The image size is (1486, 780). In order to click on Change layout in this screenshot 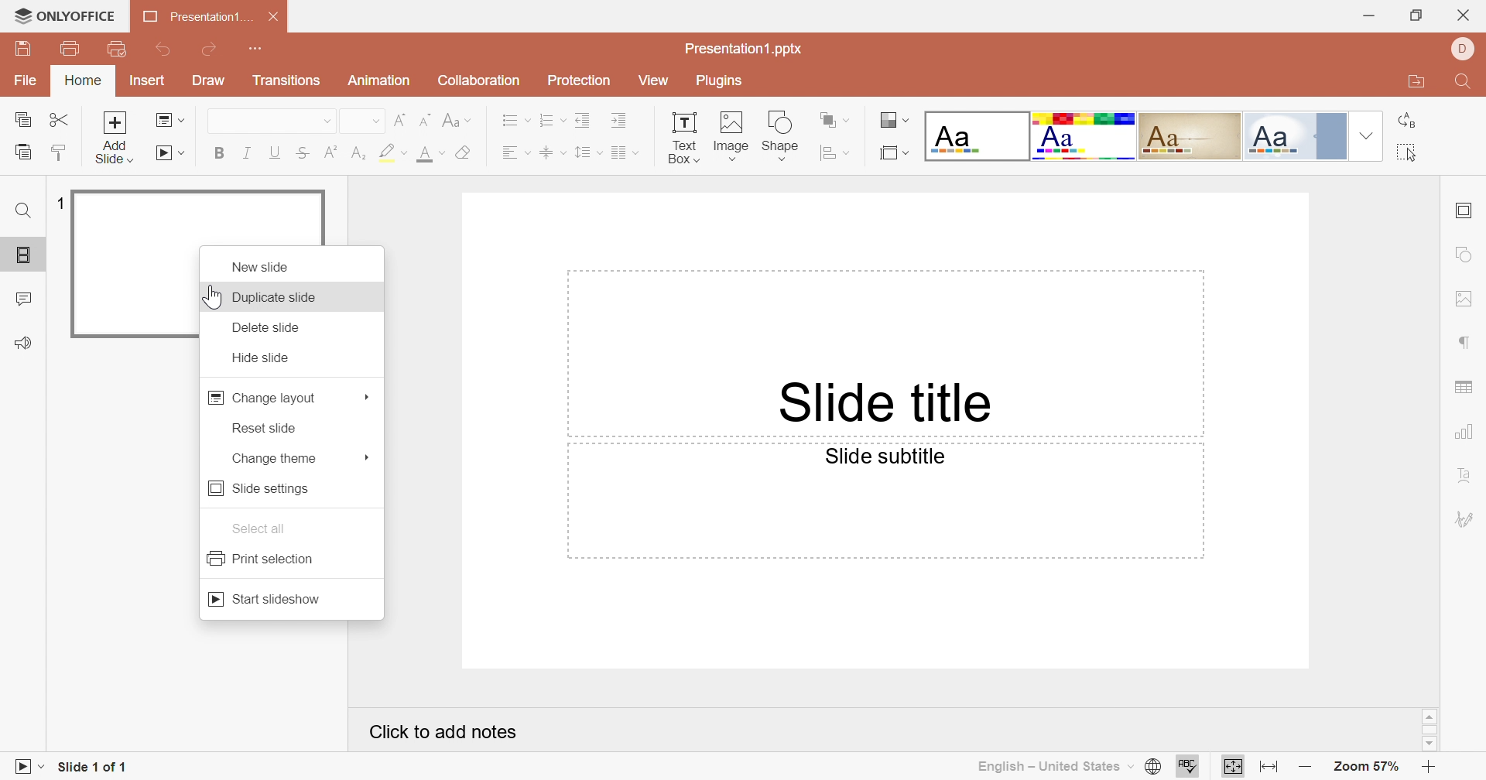, I will do `click(264, 396)`.